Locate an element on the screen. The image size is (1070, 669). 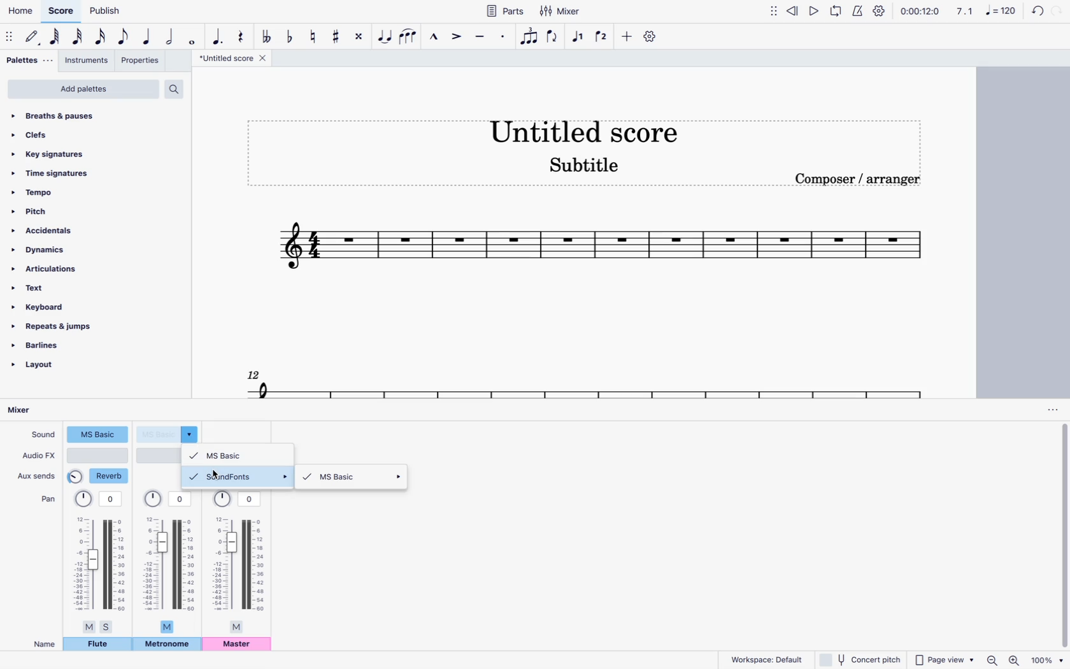
half note is located at coordinates (172, 37).